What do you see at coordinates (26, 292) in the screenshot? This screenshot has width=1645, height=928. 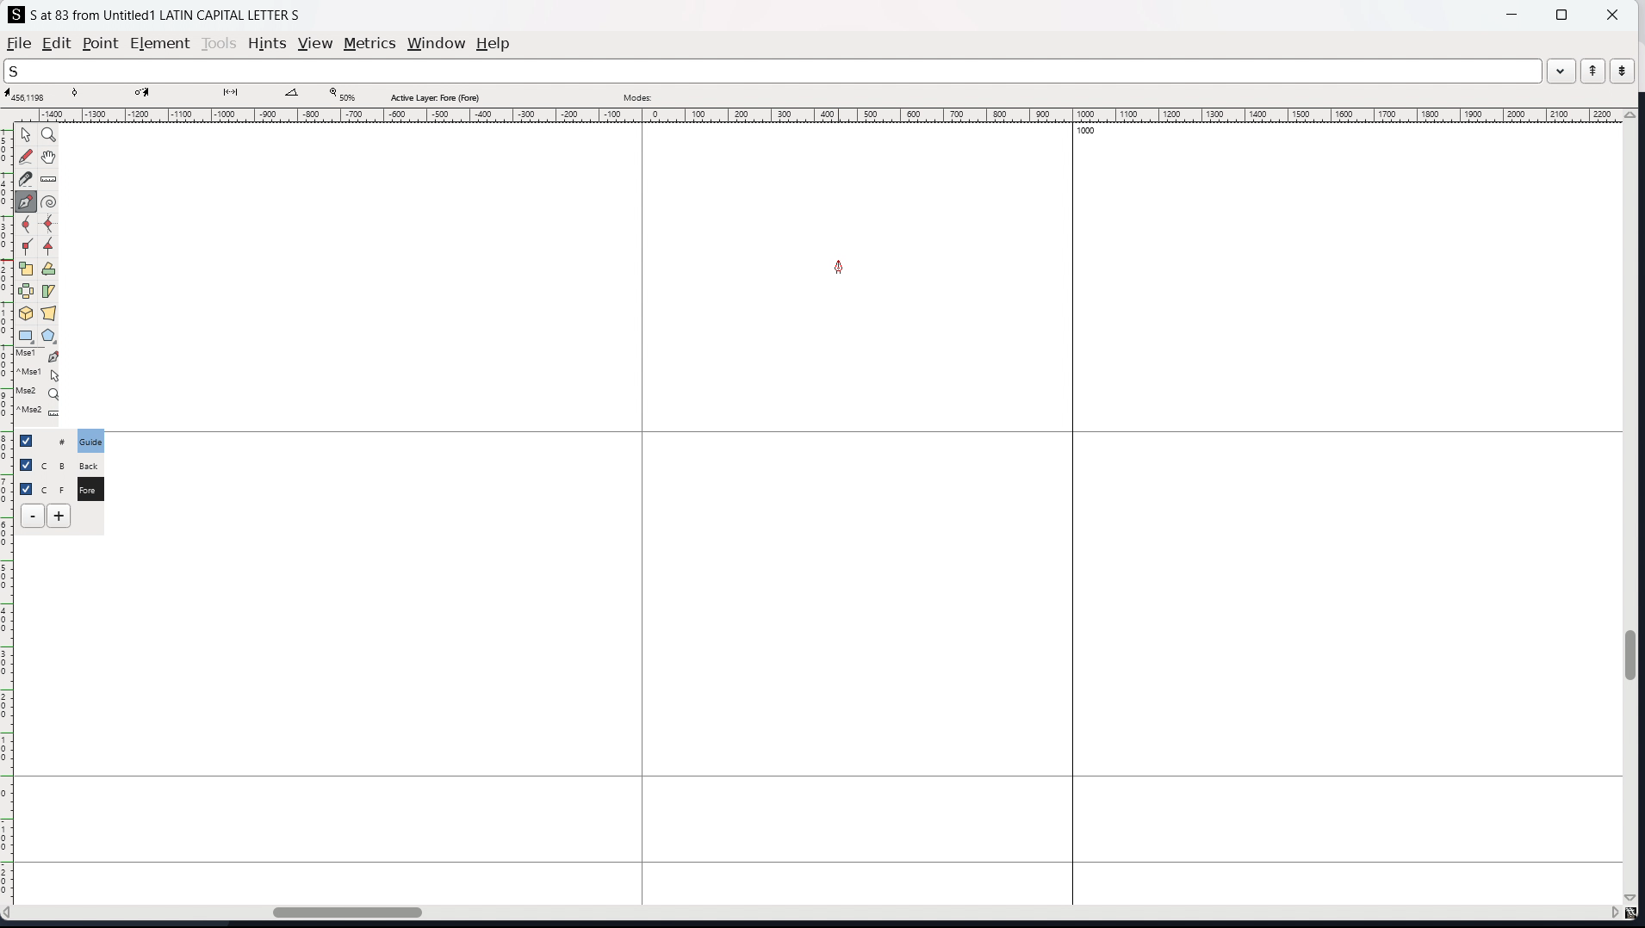 I see `flip the selection` at bounding box center [26, 292].